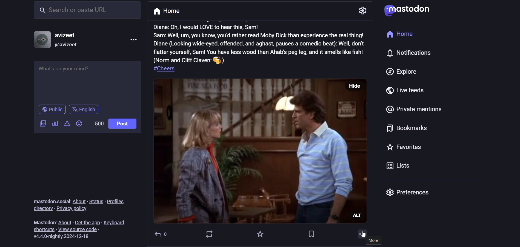  I want to click on shortcuts, so click(44, 229).